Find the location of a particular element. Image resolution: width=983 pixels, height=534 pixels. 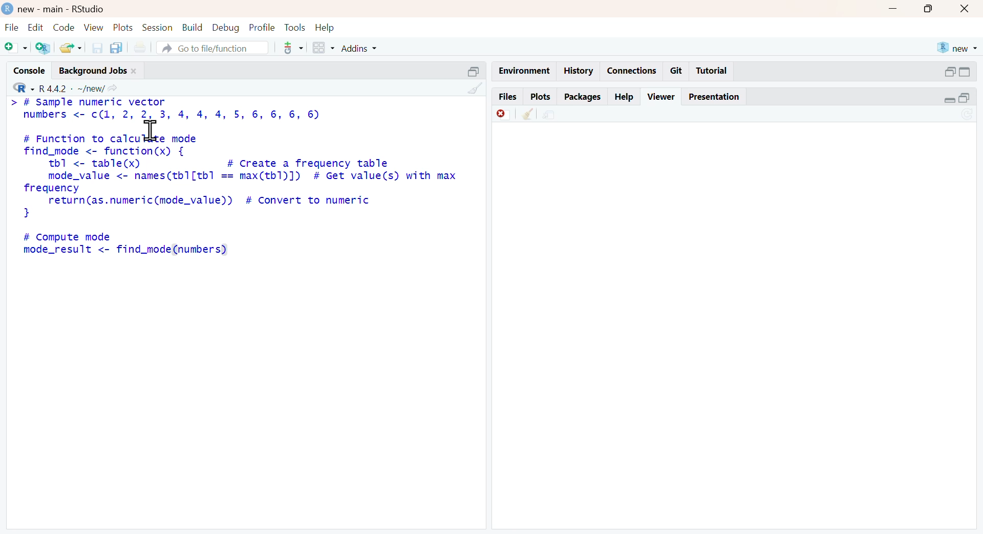

minimise is located at coordinates (893, 9).